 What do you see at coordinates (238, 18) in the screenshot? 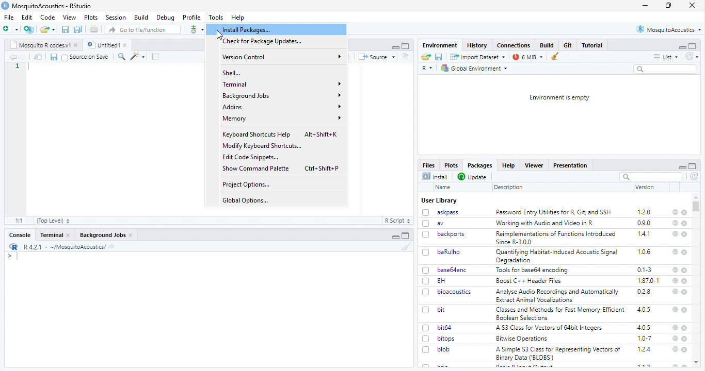
I see `Help` at bounding box center [238, 18].